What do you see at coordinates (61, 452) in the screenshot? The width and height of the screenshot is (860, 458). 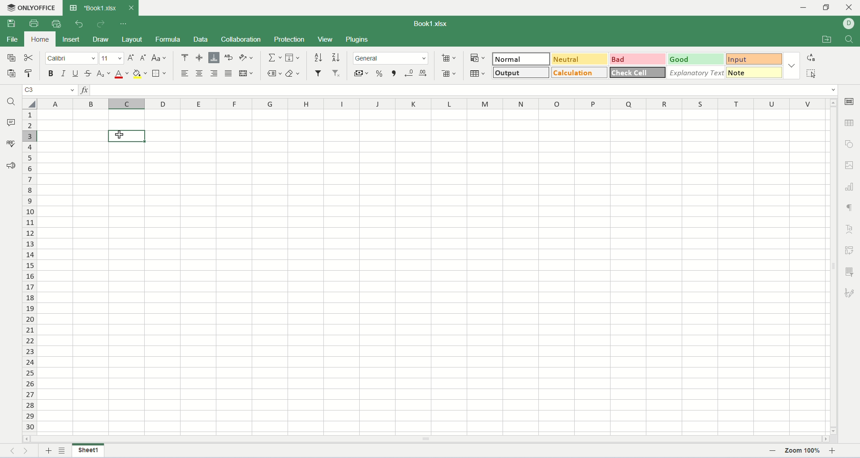 I see `list sheets` at bounding box center [61, 452].